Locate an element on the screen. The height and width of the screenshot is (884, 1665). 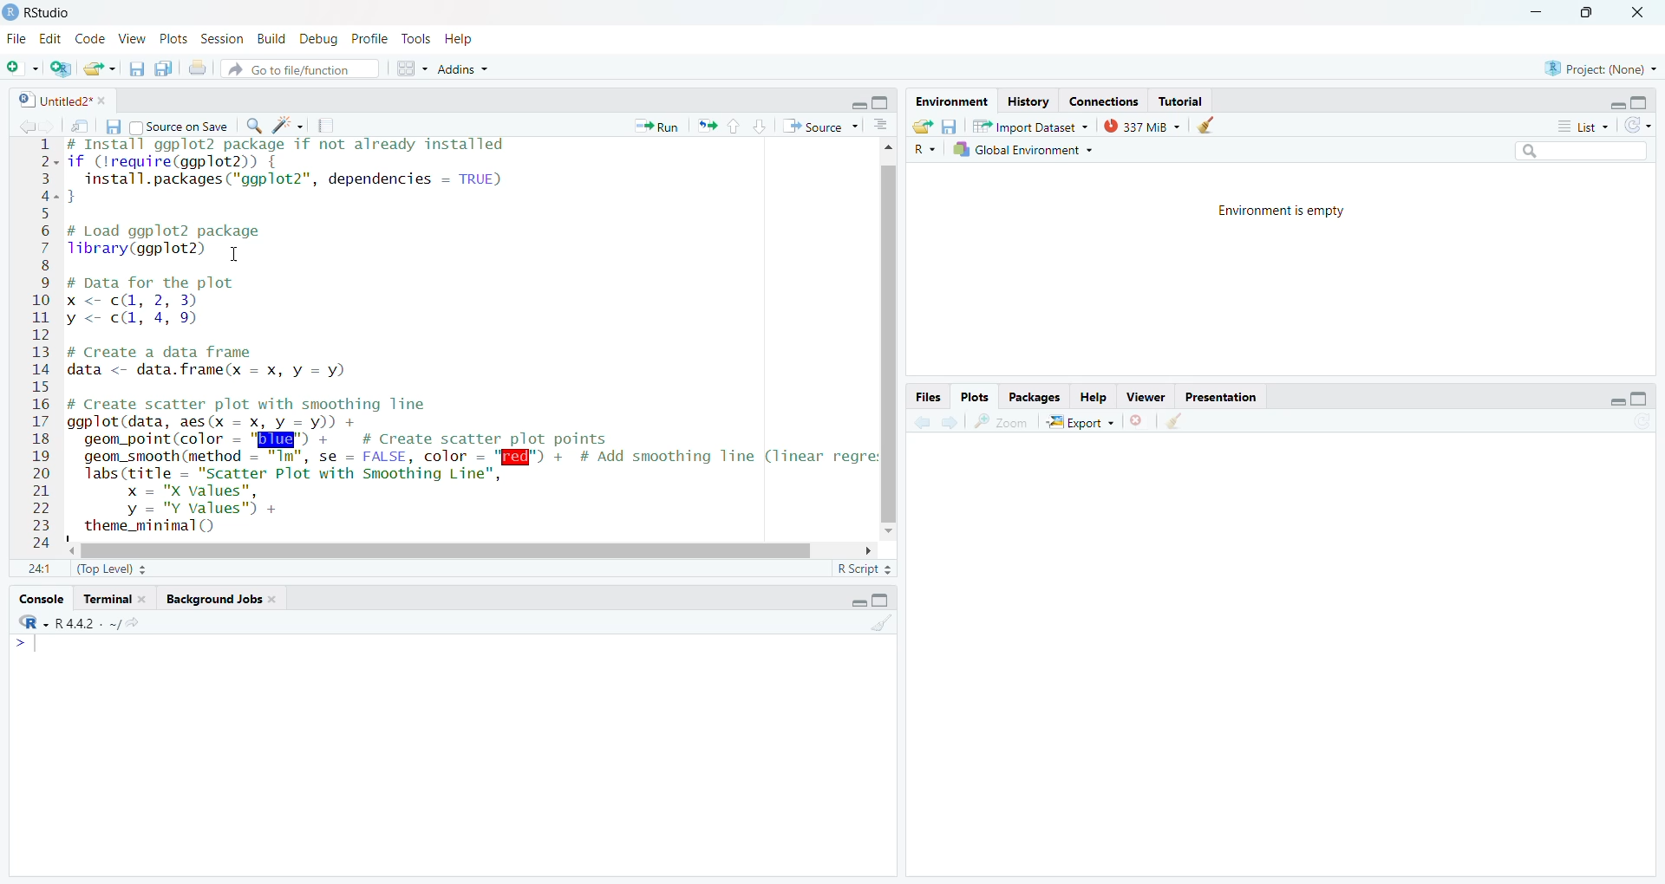
hide r script is located at coordinates (1610, 400).